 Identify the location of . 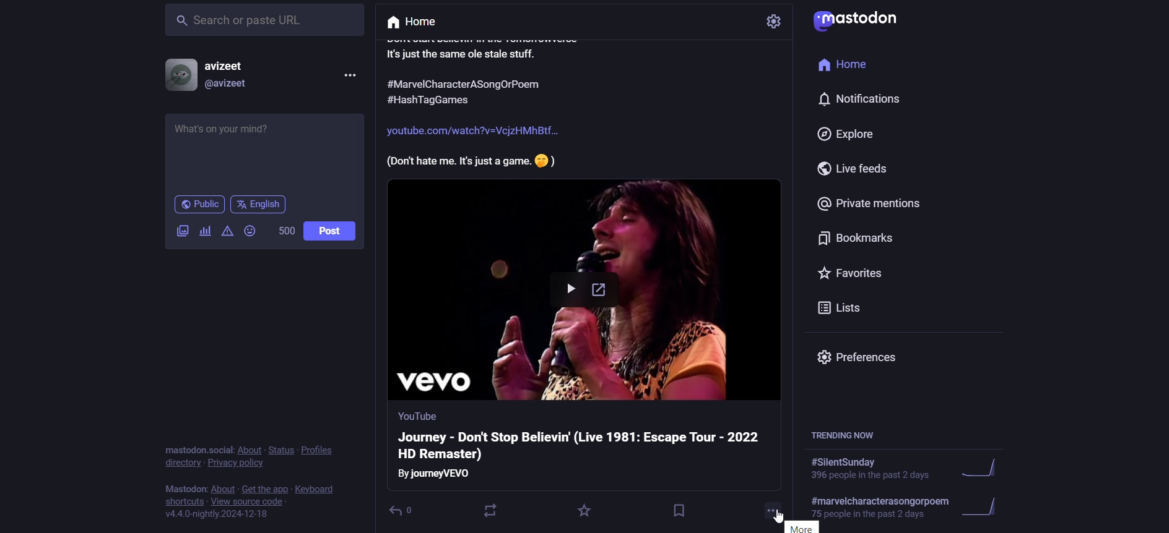
(466, 85).